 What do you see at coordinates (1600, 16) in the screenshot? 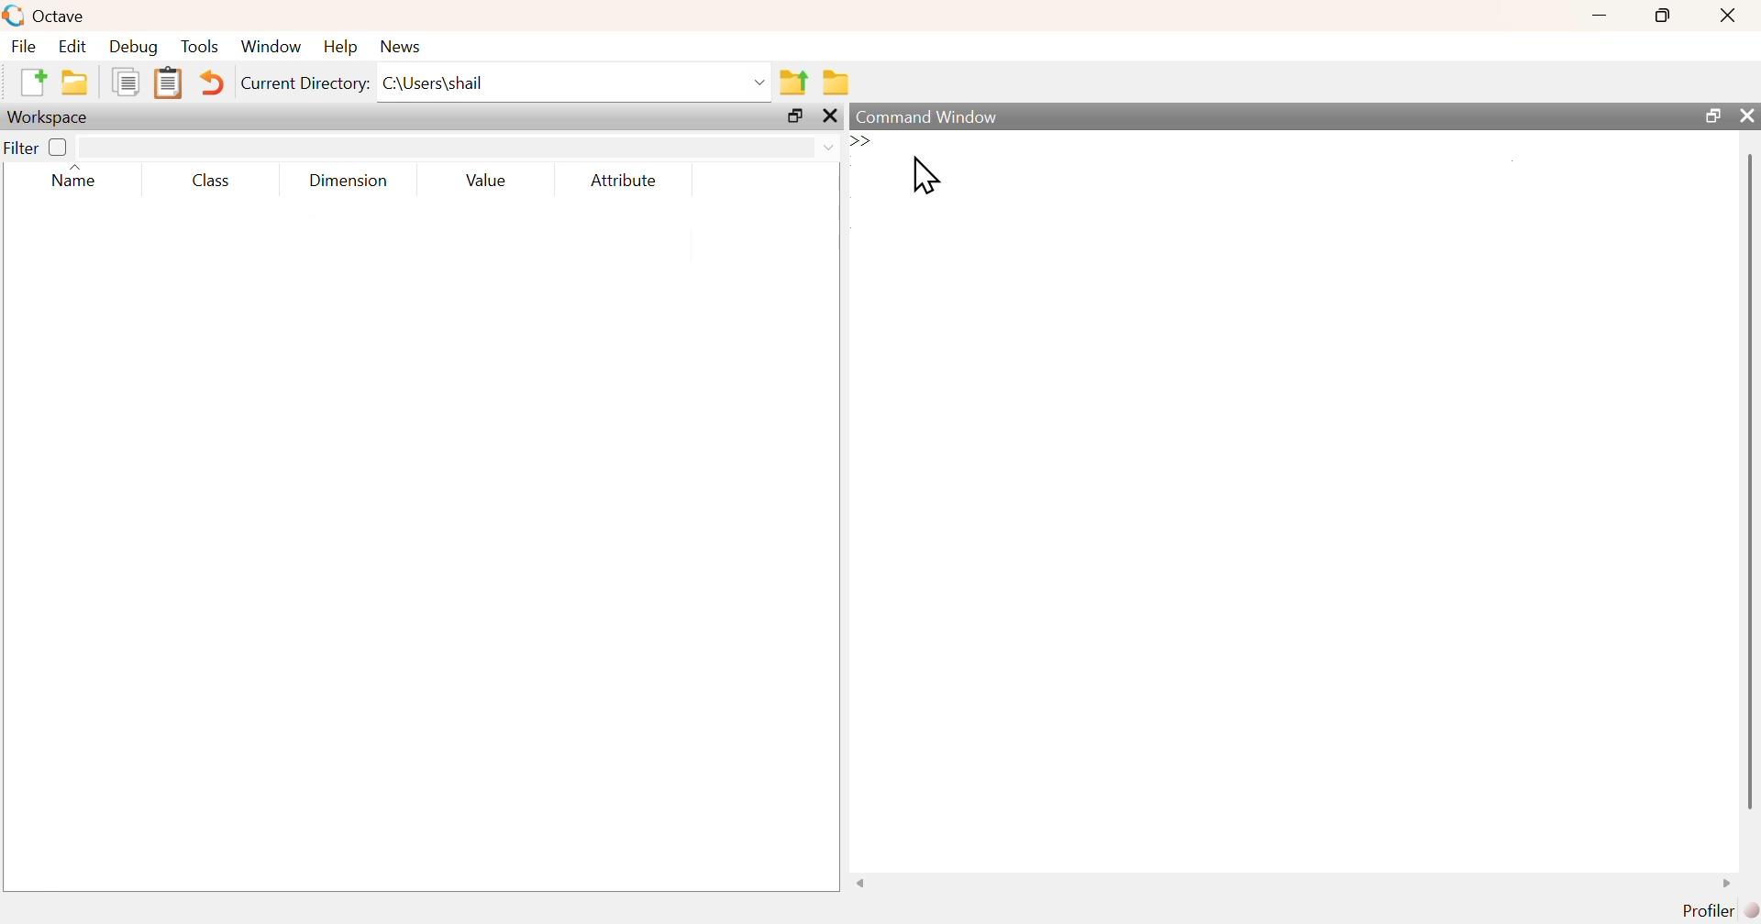
I see `minimize` at bounding box center [1600, 16].